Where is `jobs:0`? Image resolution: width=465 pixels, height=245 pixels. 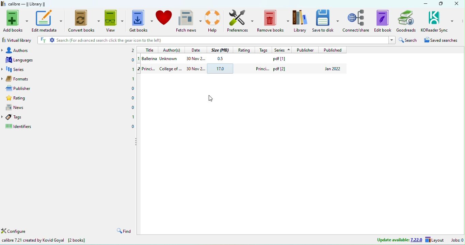
jobs:0 is located at coordinates (458, 239).